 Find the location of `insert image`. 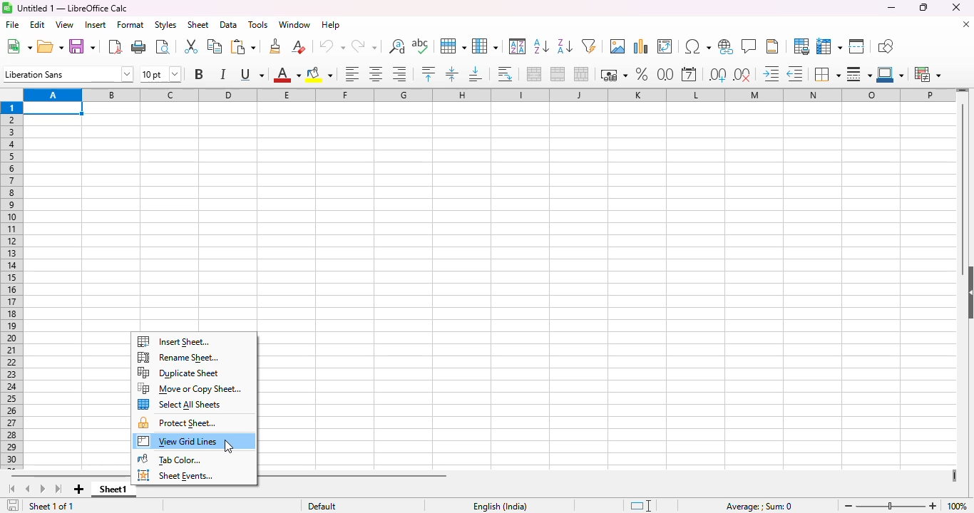

insert image is located at coordinates (618, 46).